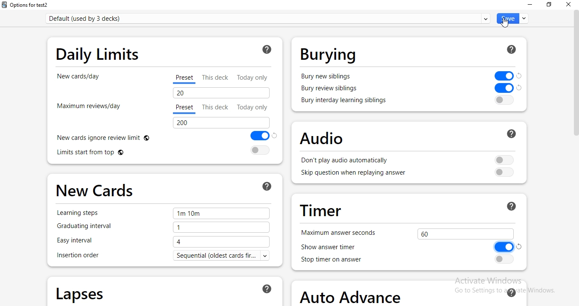  I want to click on burying, so click(406, 52).